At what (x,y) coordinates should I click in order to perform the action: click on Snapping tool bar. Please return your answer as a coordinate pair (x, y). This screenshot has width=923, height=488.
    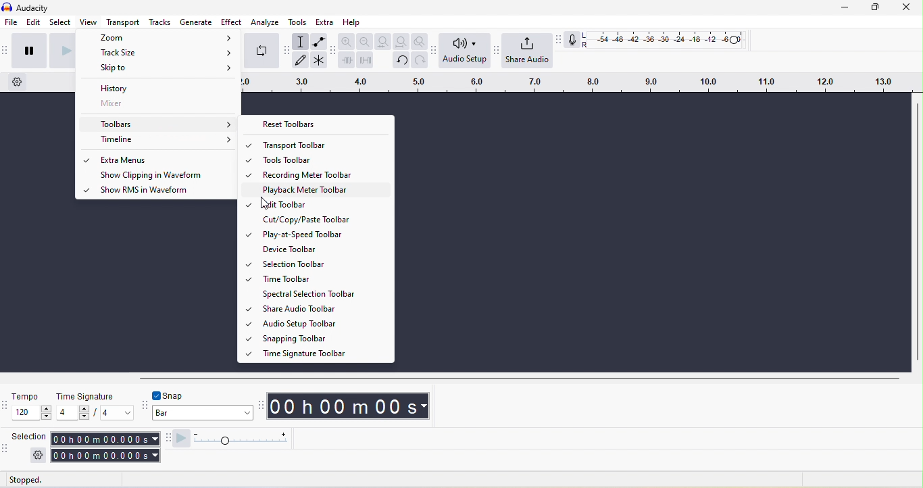
    Looking at the image, I should click on (324, 338).